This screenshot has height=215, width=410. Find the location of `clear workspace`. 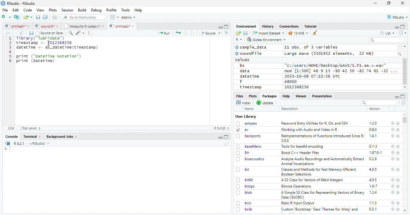

clear workspace is located at coordinates (225, 143).